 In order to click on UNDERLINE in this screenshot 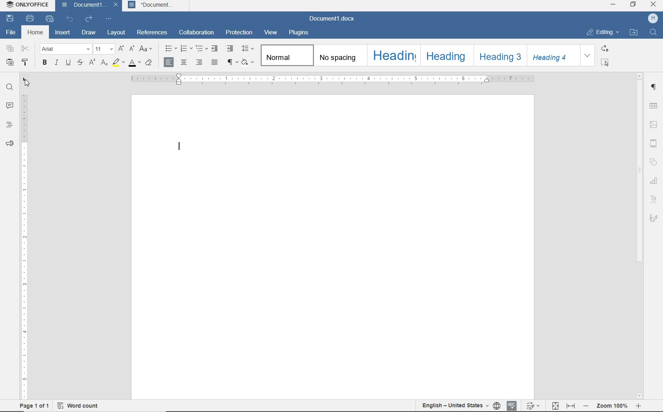, I will do `click(67, 63)`.